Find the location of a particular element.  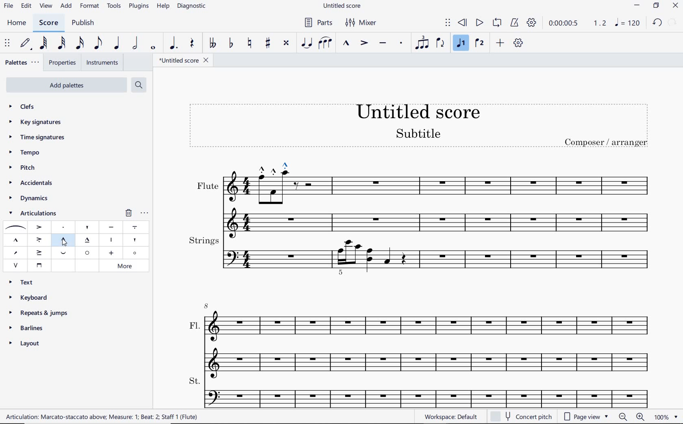

16TH NOTE is located at coordinates (80, 43).